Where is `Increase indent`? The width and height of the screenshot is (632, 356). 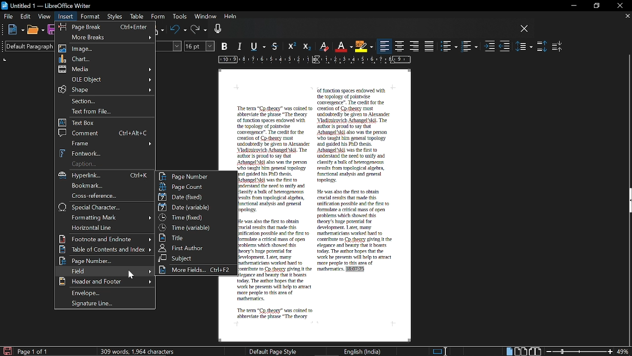
Increase indent is located at coordinates (490, 47).